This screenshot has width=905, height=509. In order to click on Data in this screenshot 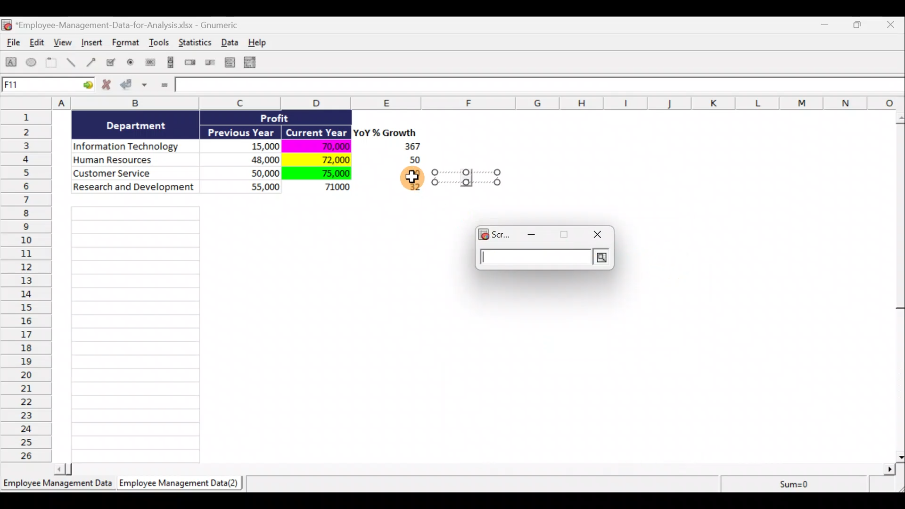, I will do `click(247, 159)`.